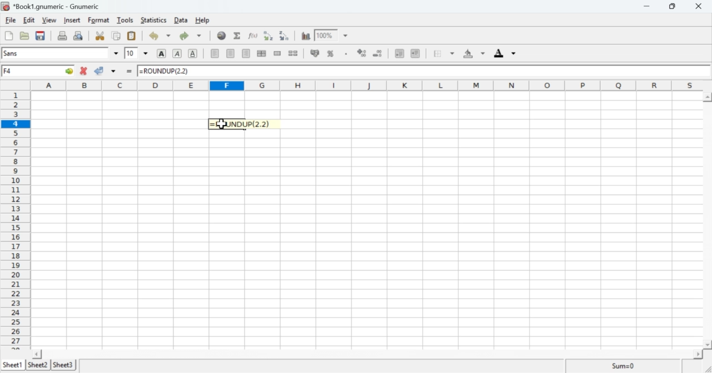  What do you see at coordinates (193, 54) in the screenshot?
I see `Underline` at bounding box center [193, 54].